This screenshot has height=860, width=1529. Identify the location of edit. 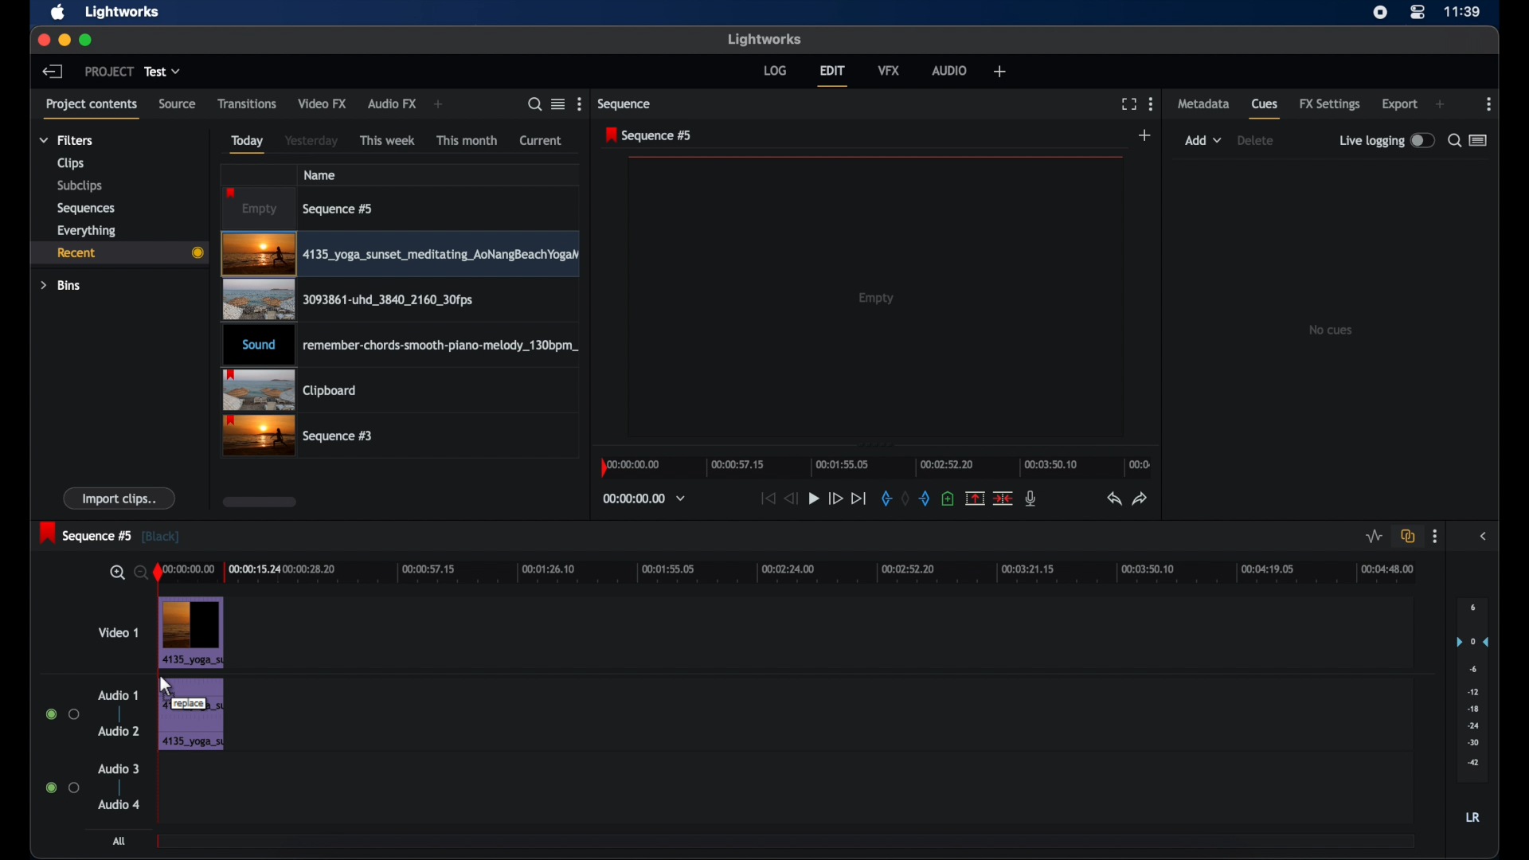
(832, 75).